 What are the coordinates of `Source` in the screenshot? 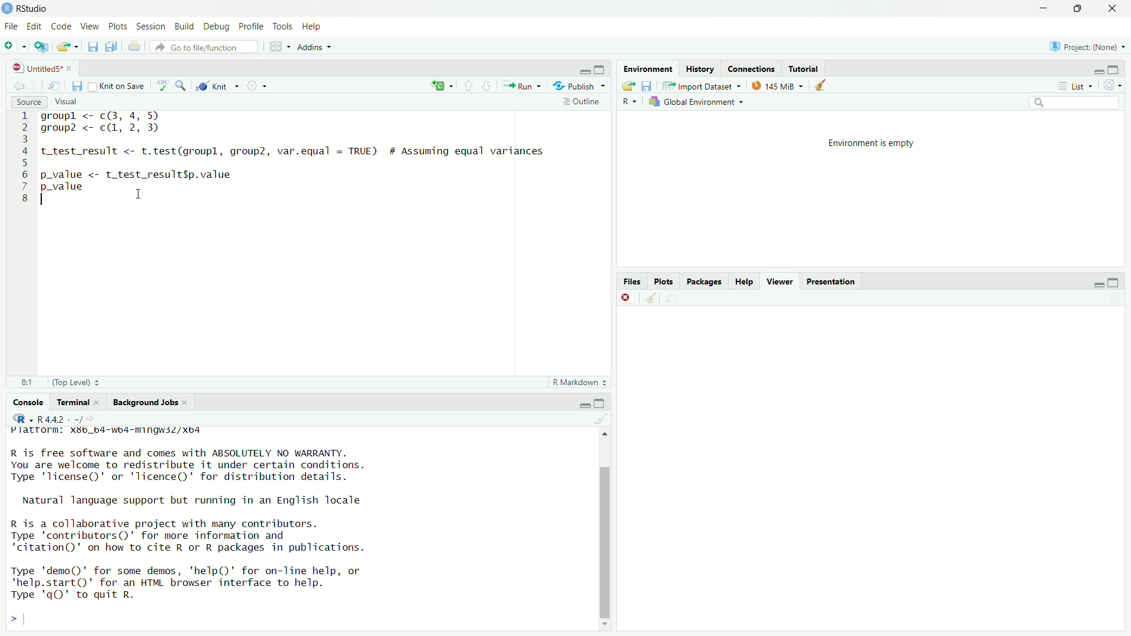 It's located at (27, 102).